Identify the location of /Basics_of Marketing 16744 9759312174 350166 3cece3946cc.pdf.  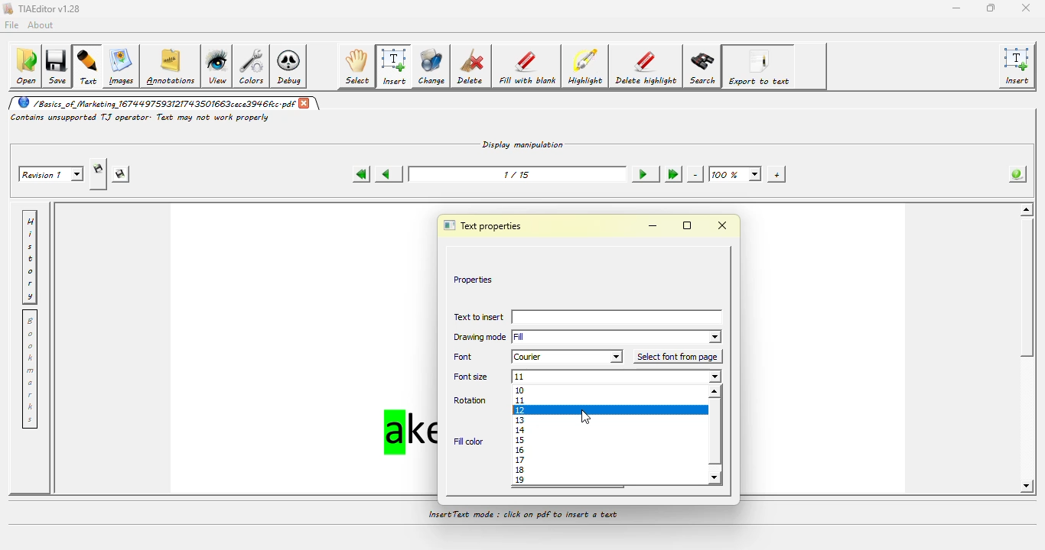
(154, 103).